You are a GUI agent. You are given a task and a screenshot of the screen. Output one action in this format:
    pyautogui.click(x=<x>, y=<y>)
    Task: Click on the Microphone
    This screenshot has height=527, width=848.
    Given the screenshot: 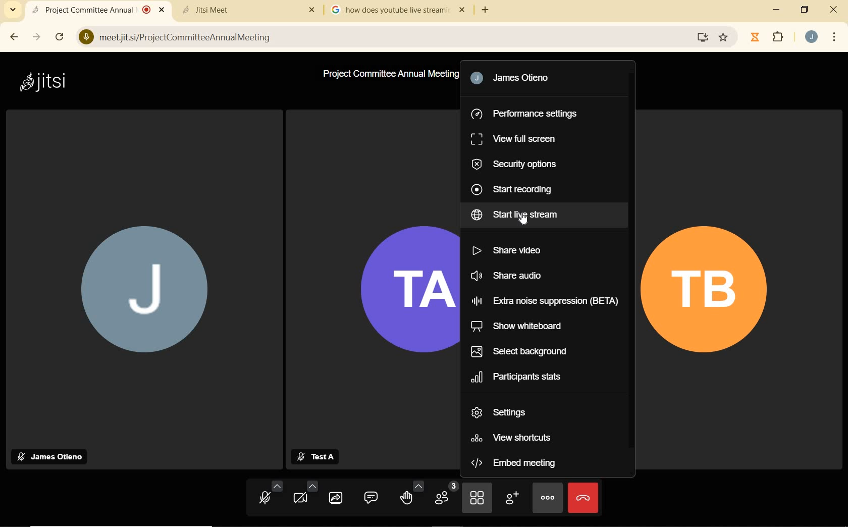 What is the action you would take?
    pyautogui.click(x=85, y=37)
    